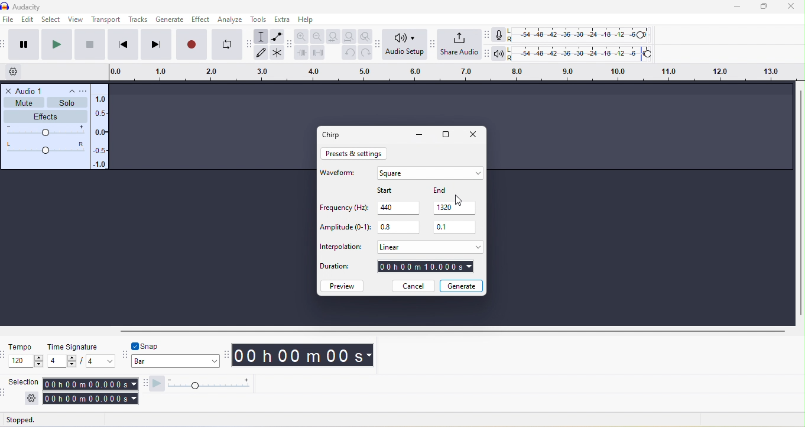 This screenshot has width=805, height=427. I want to click on click and drag to define a looping region, so click(449, 71).